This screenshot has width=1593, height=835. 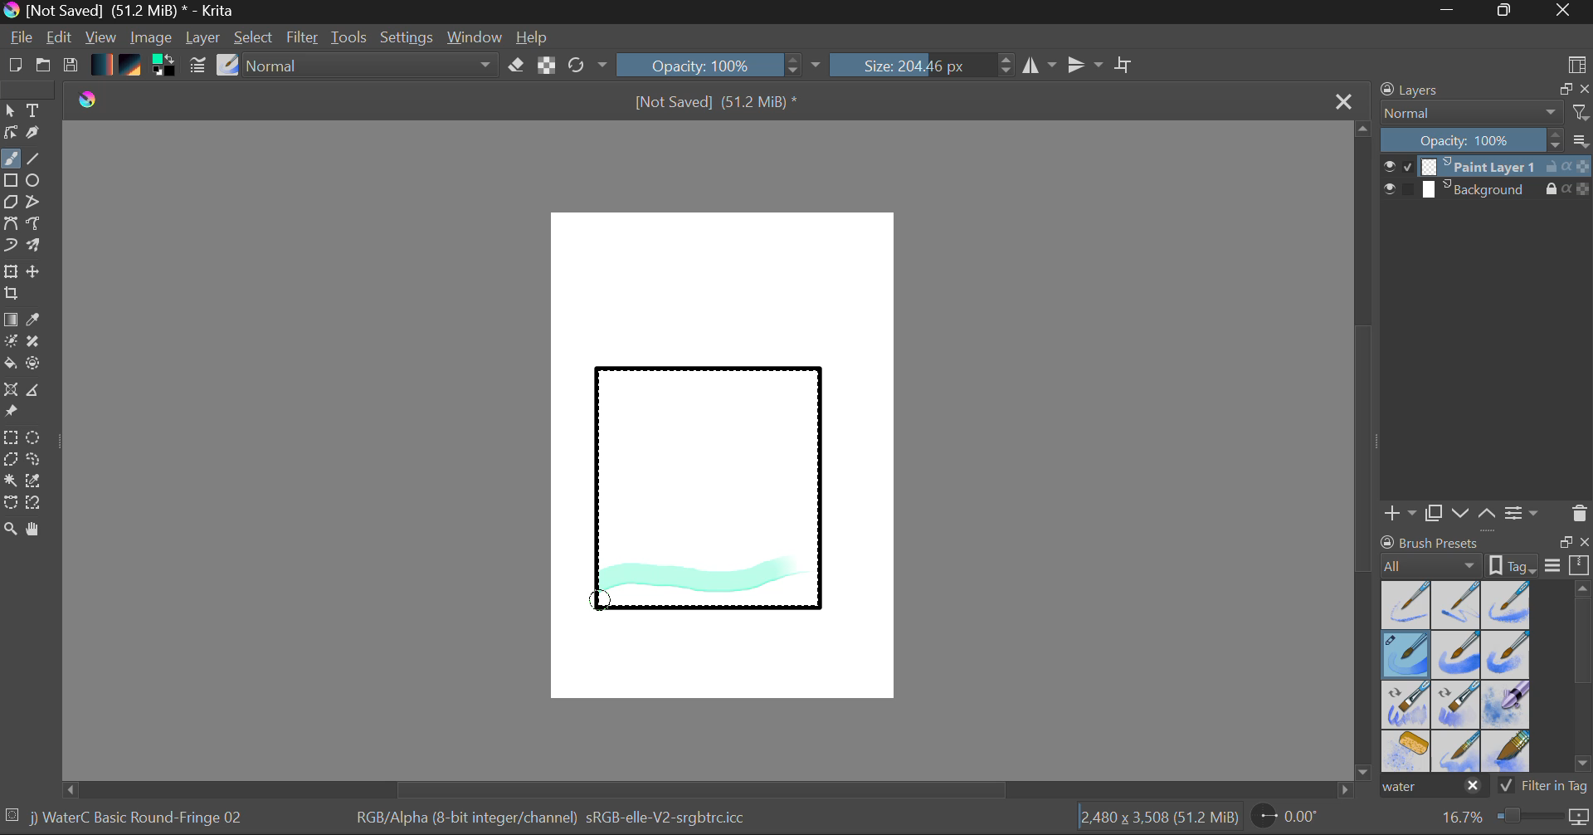 I want to click on Water C - Special Splats, so click(x=1407, y=751).